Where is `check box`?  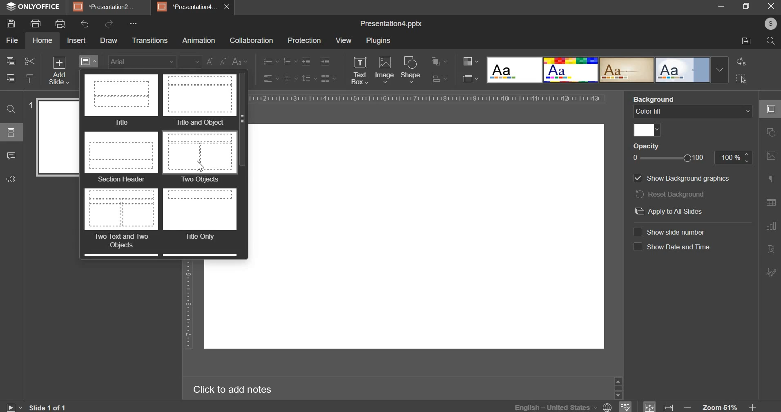
check box is located at coordinates (637, 231).